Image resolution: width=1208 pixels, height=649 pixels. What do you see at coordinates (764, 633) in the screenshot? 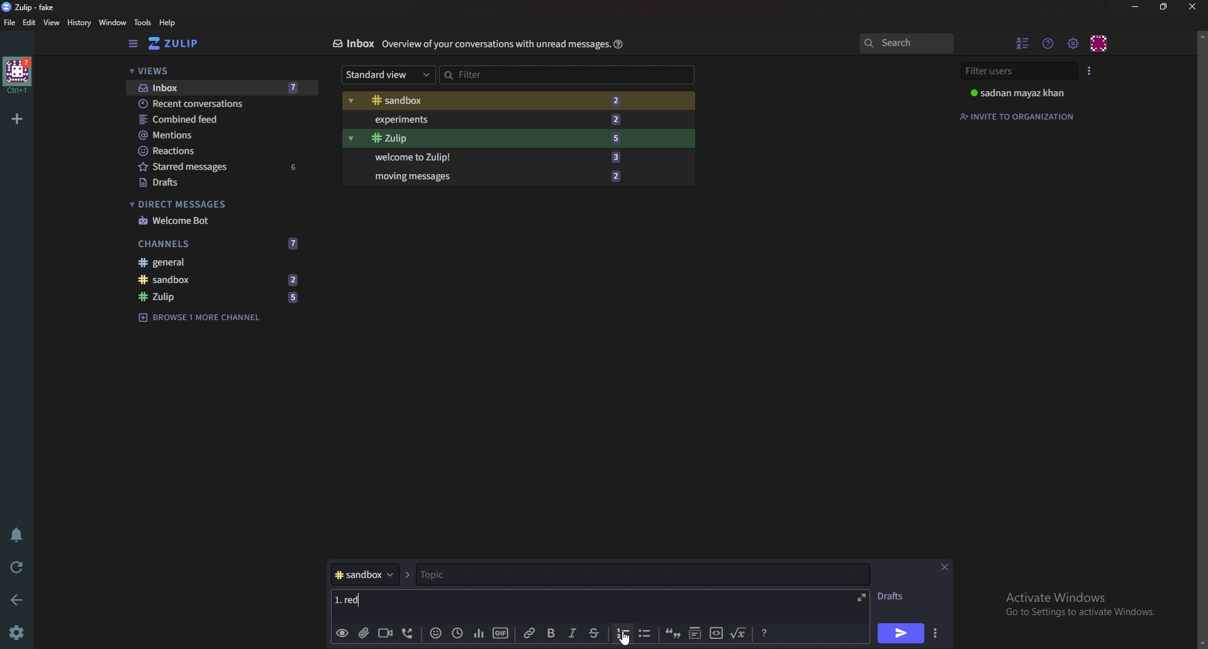
I see `Message formatting` at bounding box center [764, 633].